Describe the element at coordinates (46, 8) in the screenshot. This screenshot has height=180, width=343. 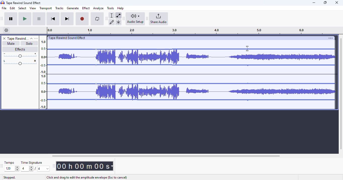
I see `transport` at that location.